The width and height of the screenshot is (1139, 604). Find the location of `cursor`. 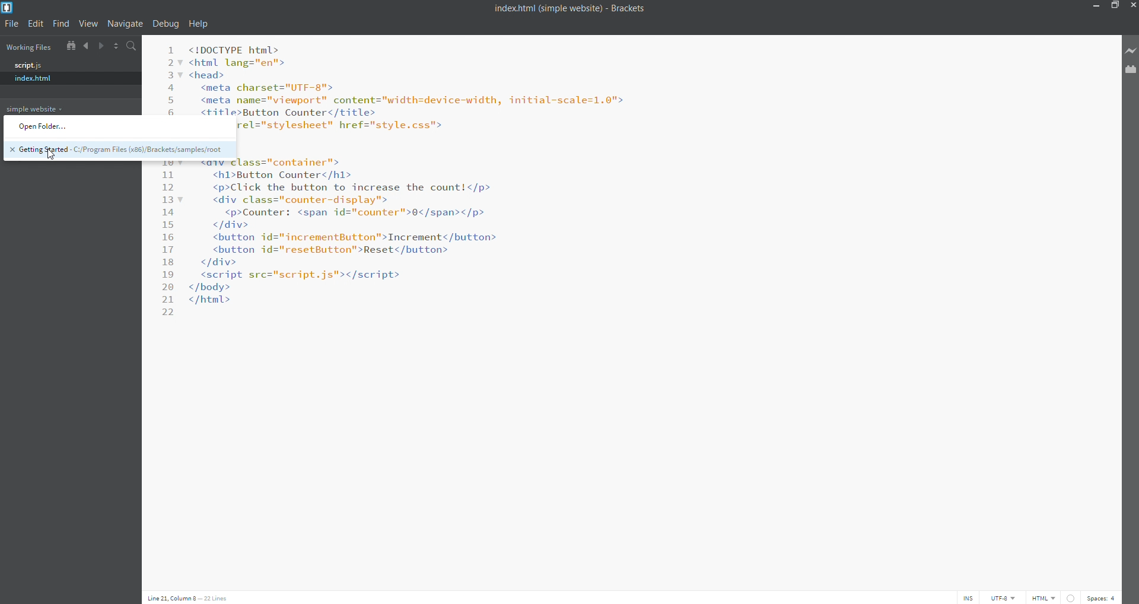

cursor is located at coordinates (50, 154).